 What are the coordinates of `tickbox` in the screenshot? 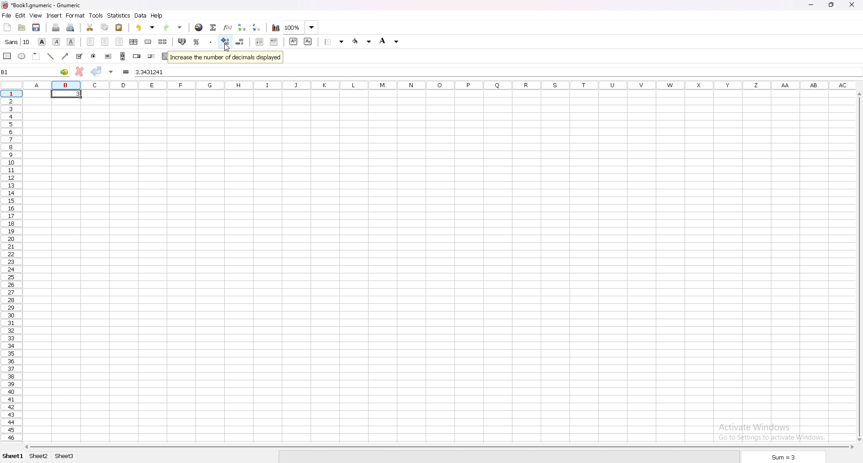 It's located at (79, 56).